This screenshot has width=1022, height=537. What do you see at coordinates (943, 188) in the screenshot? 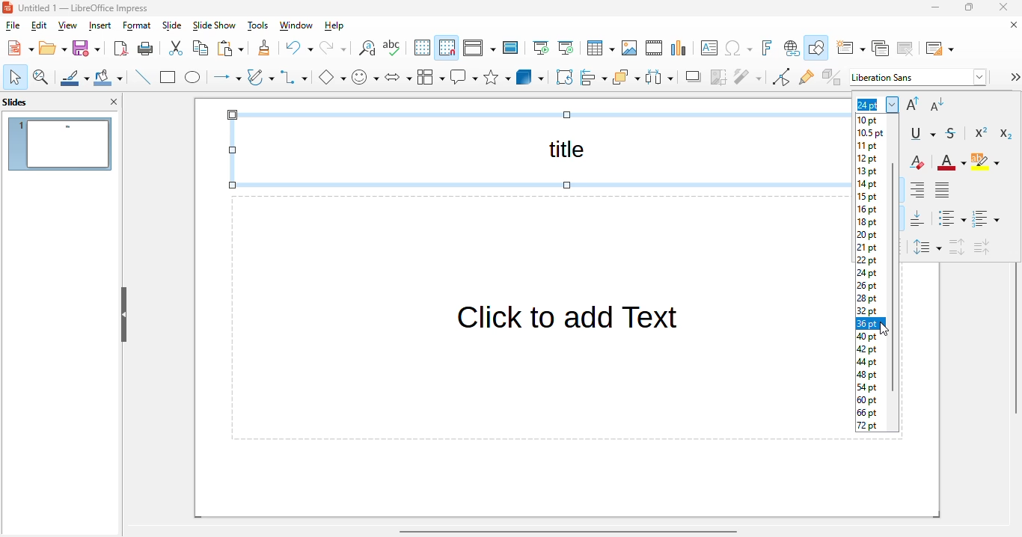
I see `justified` at bounding box center [943, 188].